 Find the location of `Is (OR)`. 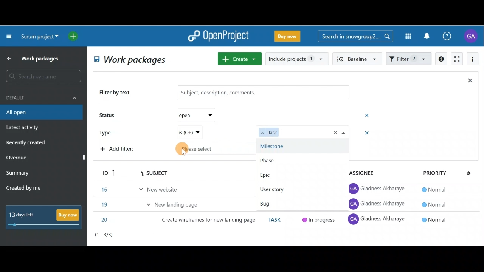

Is (OR) is located at coordinates (189, 133).